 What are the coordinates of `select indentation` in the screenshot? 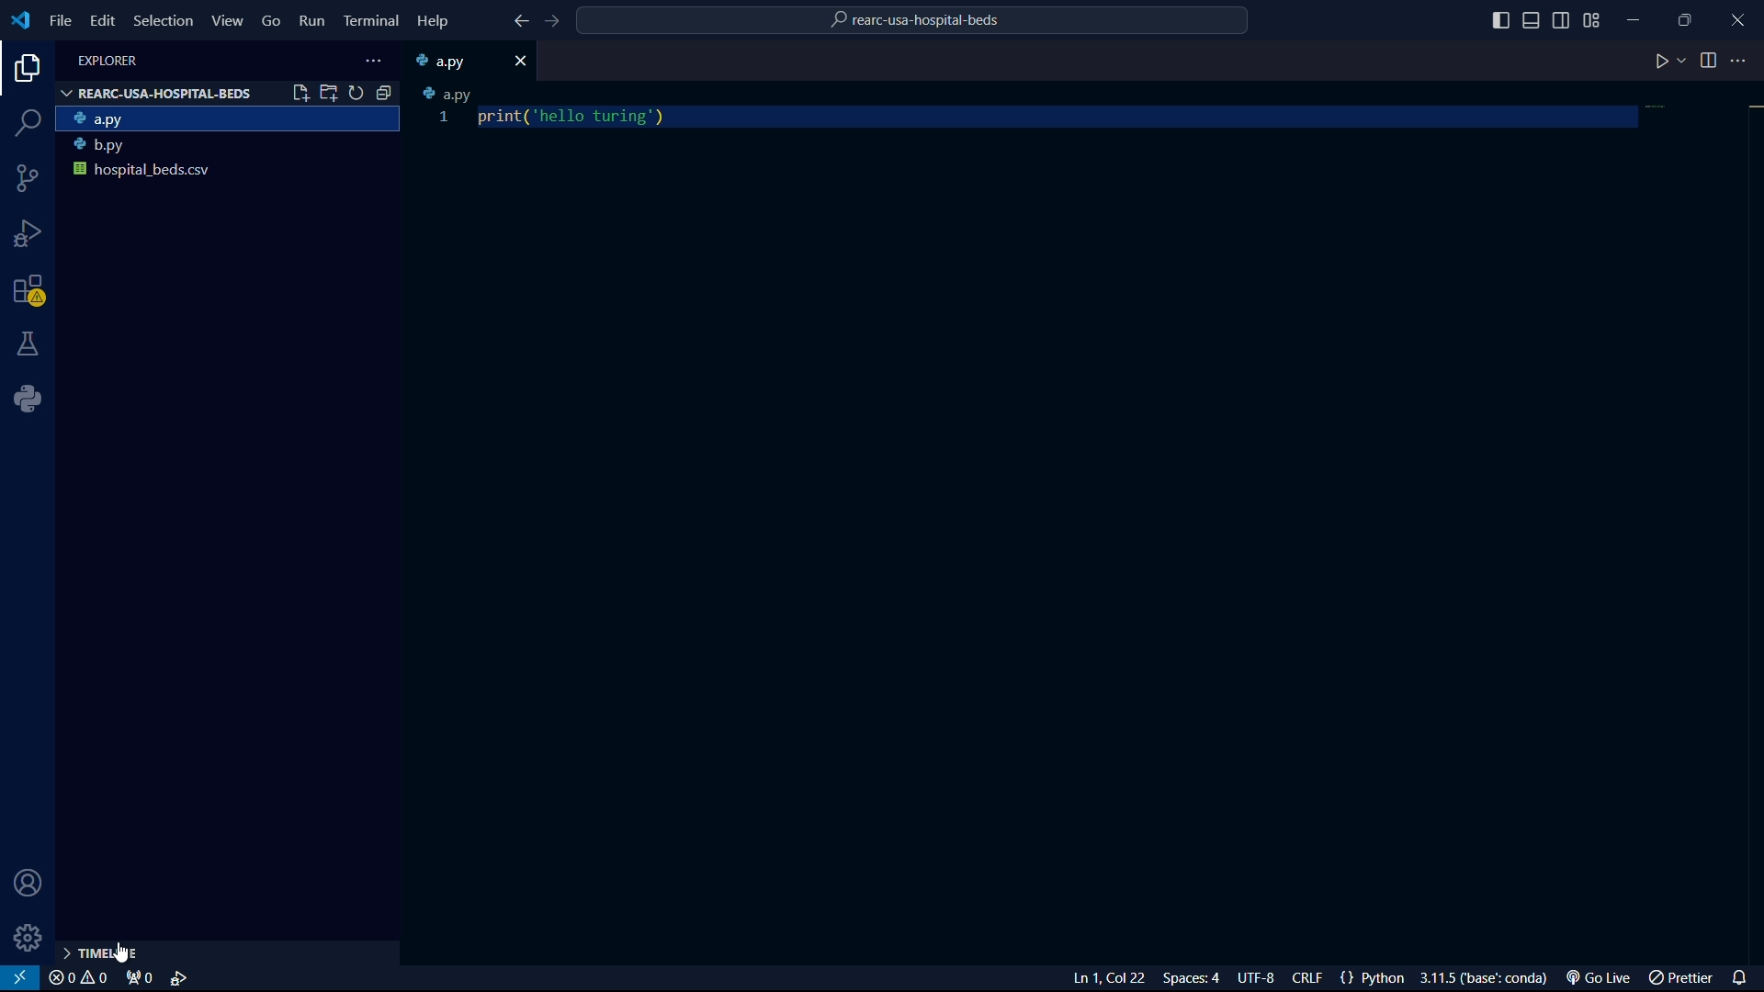 It's located at (1192, 980).